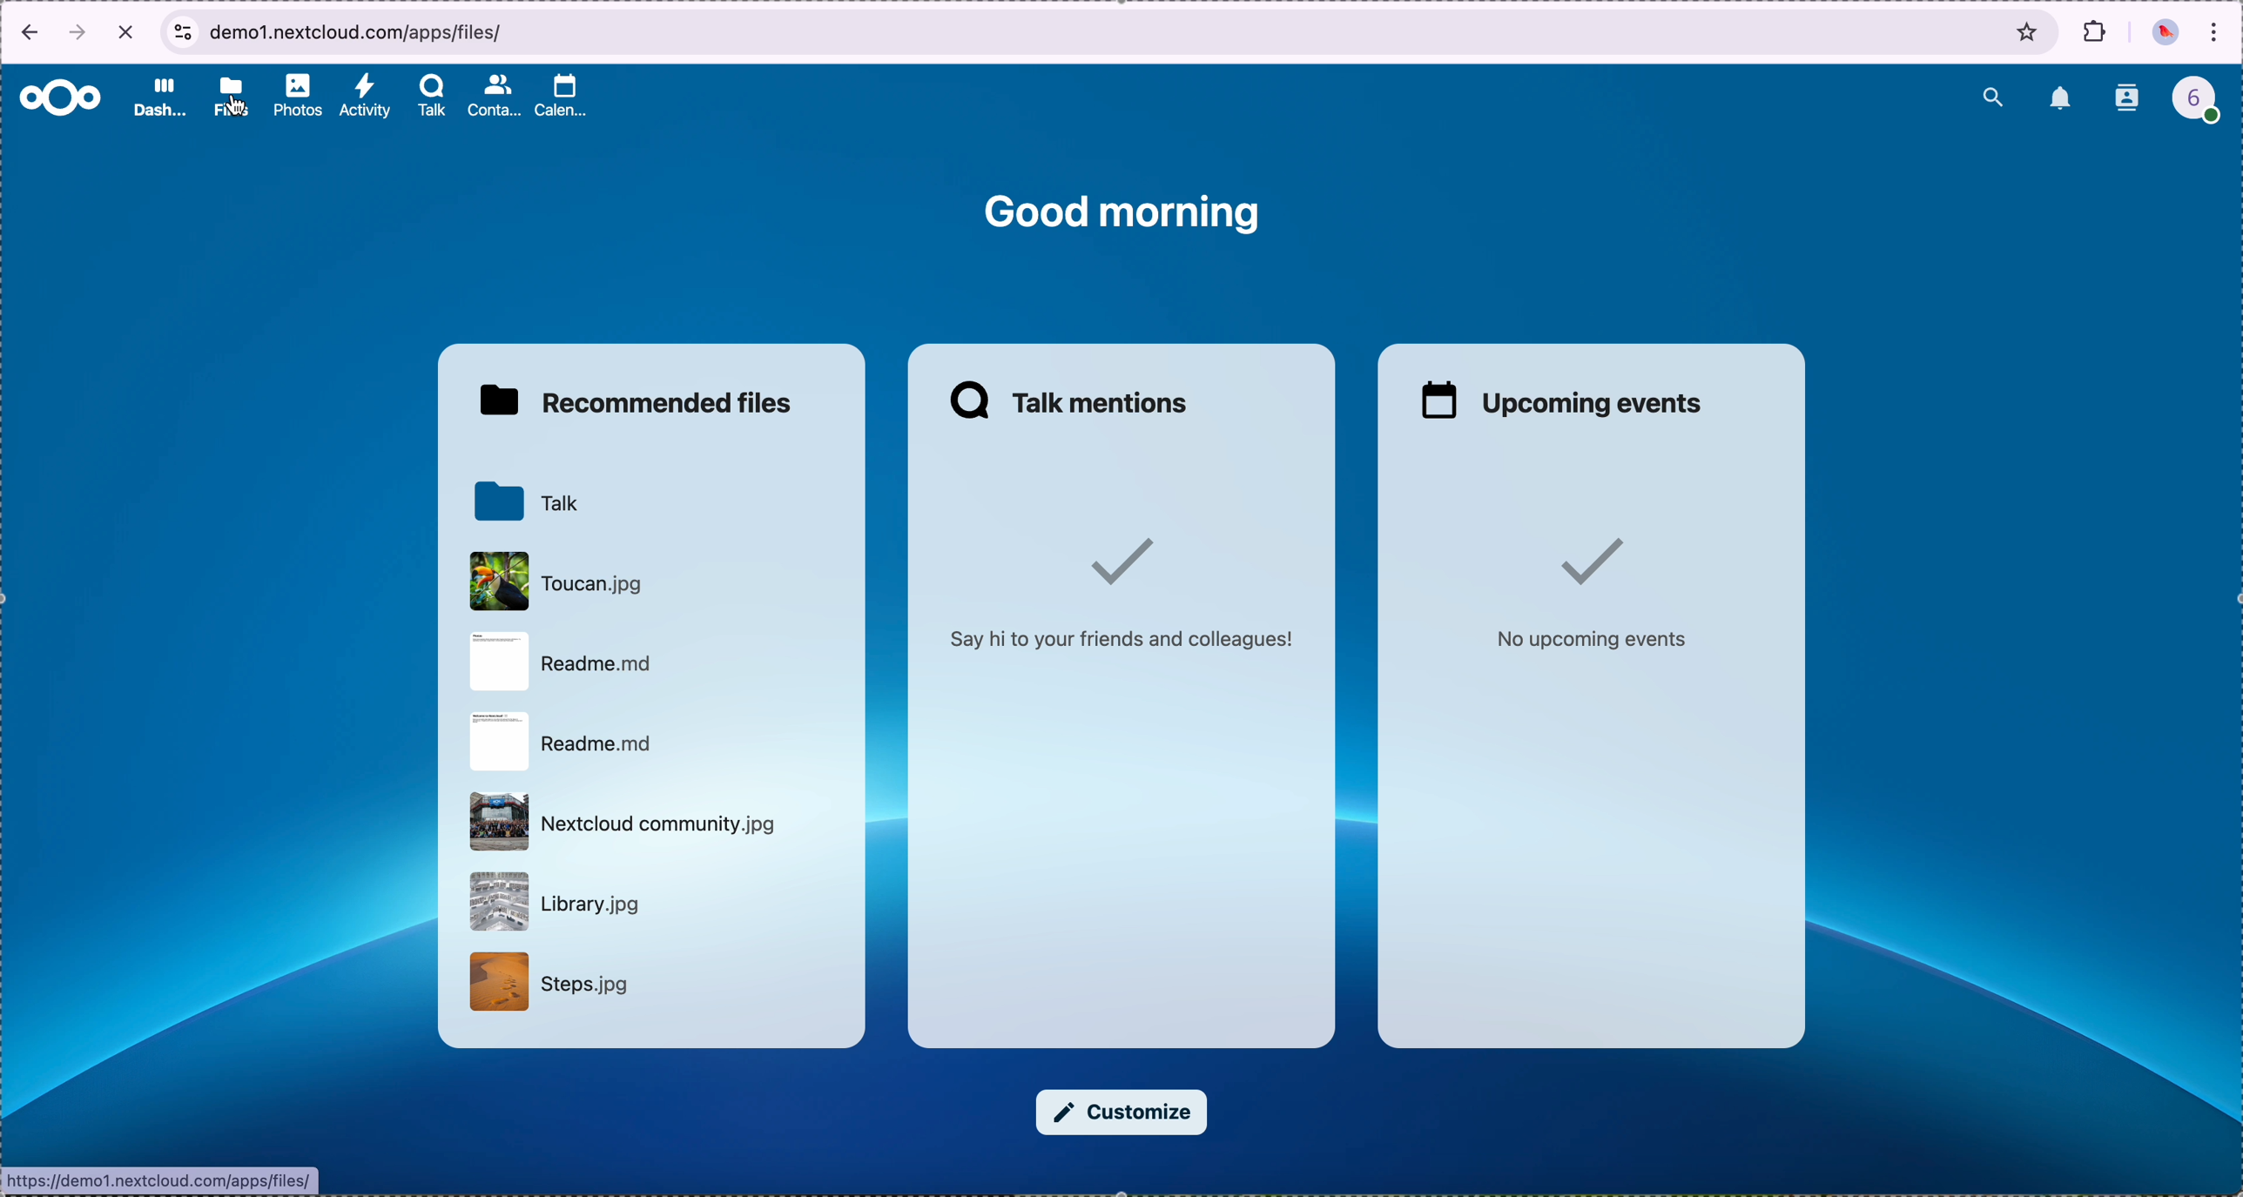 The width and height of the screenshot is (2243, 1197). Describe the element at coordinates (182, 32) in the screenshot. I see `view site information` at that location.